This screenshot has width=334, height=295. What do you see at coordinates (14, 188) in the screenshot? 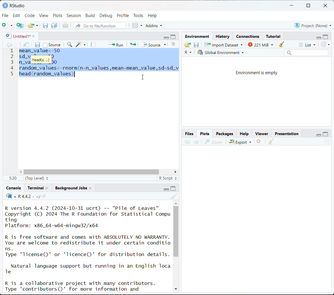
I see `Console` at bounding box center [14, 188].